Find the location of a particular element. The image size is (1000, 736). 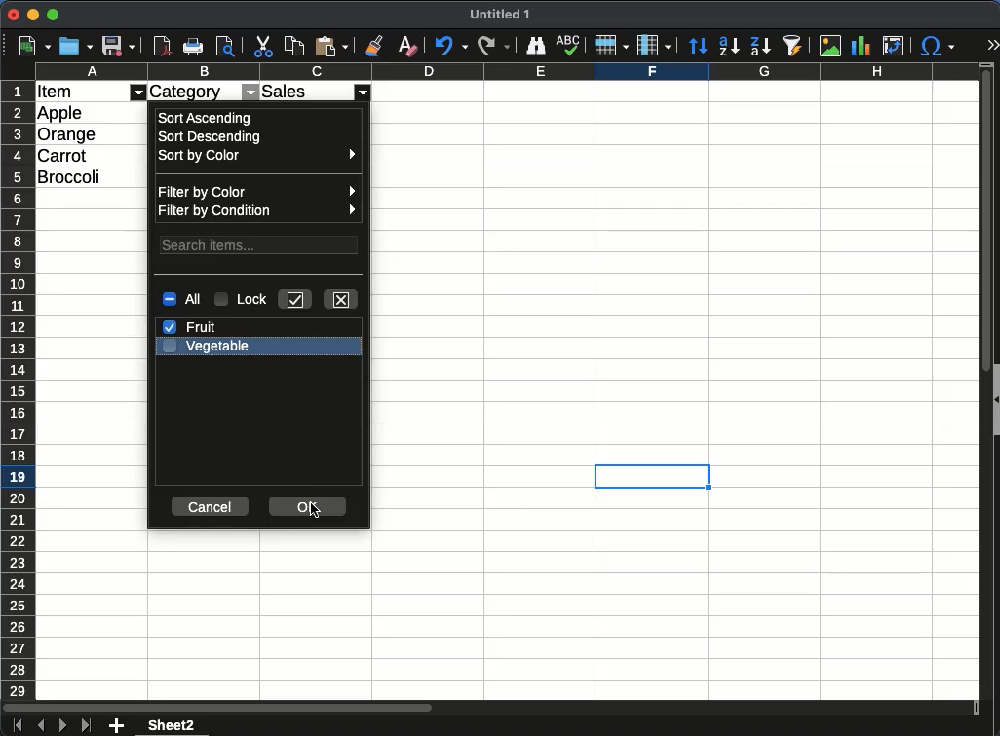

paste is located at coordinates (331, 47).